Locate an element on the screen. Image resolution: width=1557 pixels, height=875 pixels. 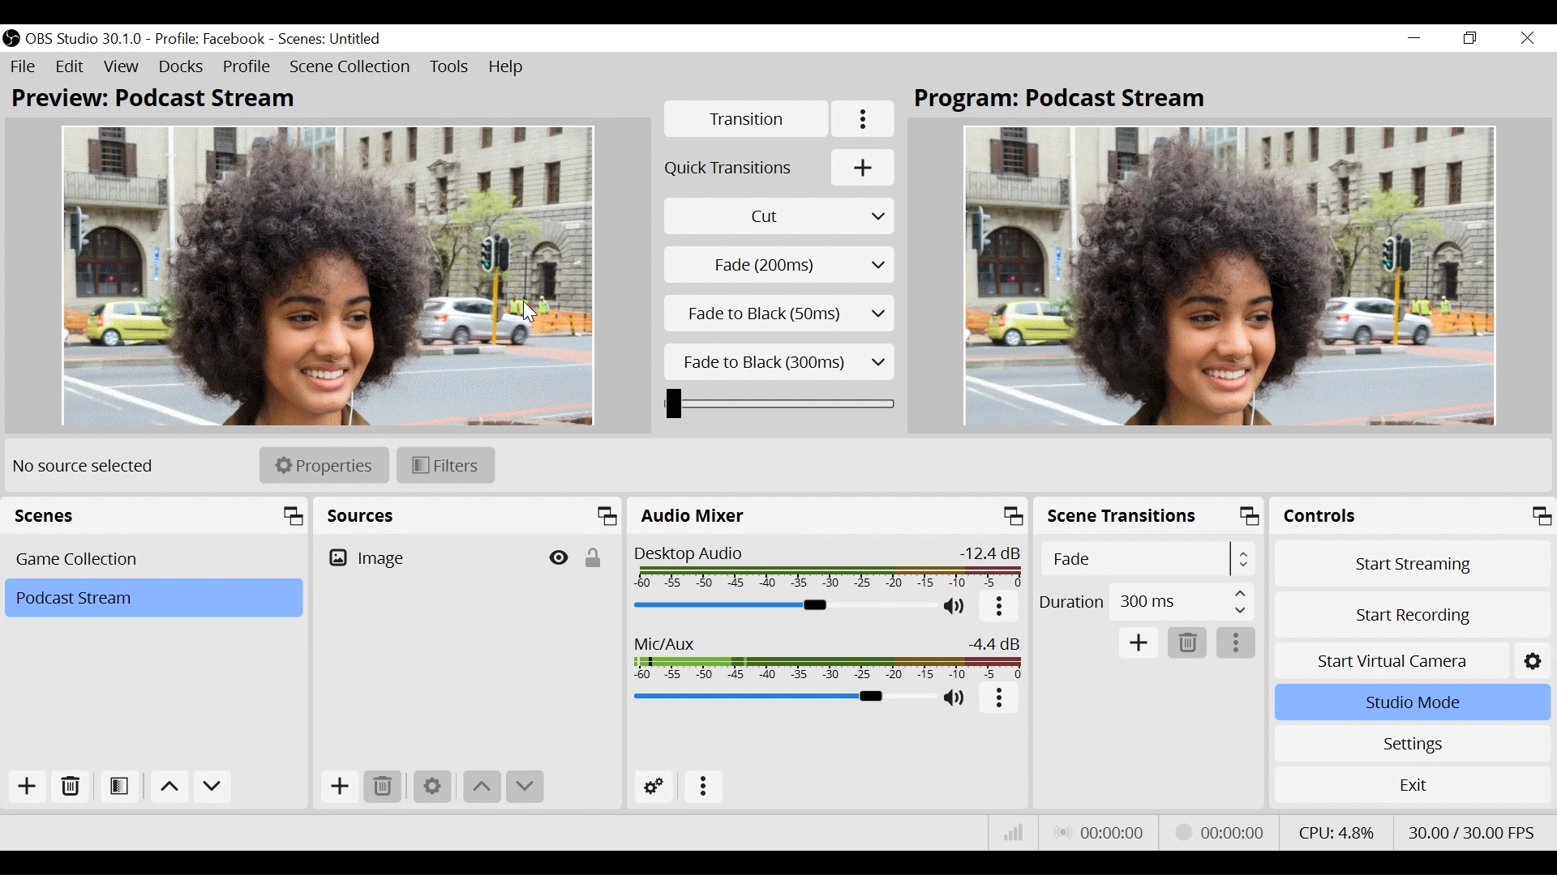
Studio Mode is located at coordinates (1410, 703).